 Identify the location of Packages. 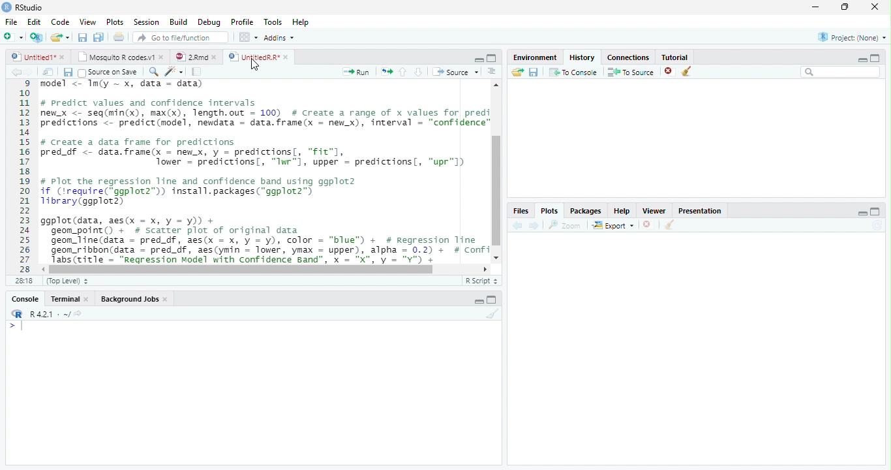
(584, 209).